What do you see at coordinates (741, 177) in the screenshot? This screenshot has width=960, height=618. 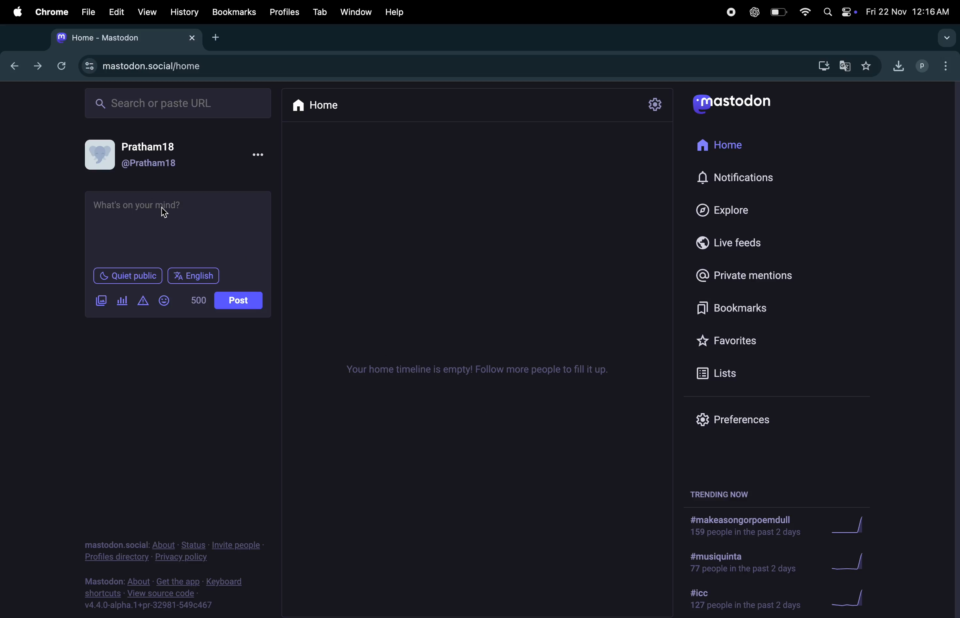 I see `notifications` at bounding box center [741, 177].